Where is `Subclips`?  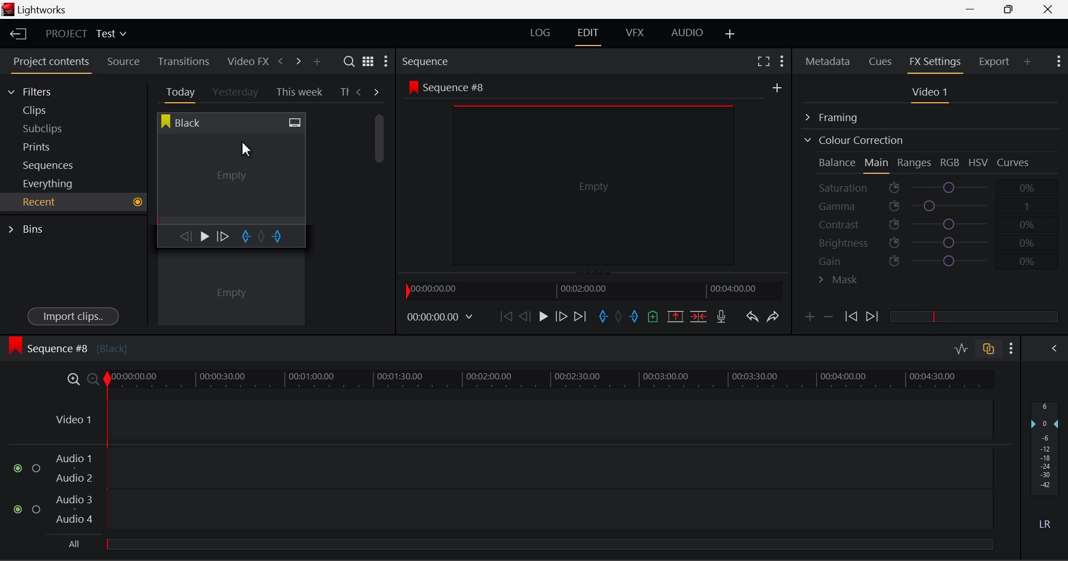 Subclips is located at coordinates (53, 128).